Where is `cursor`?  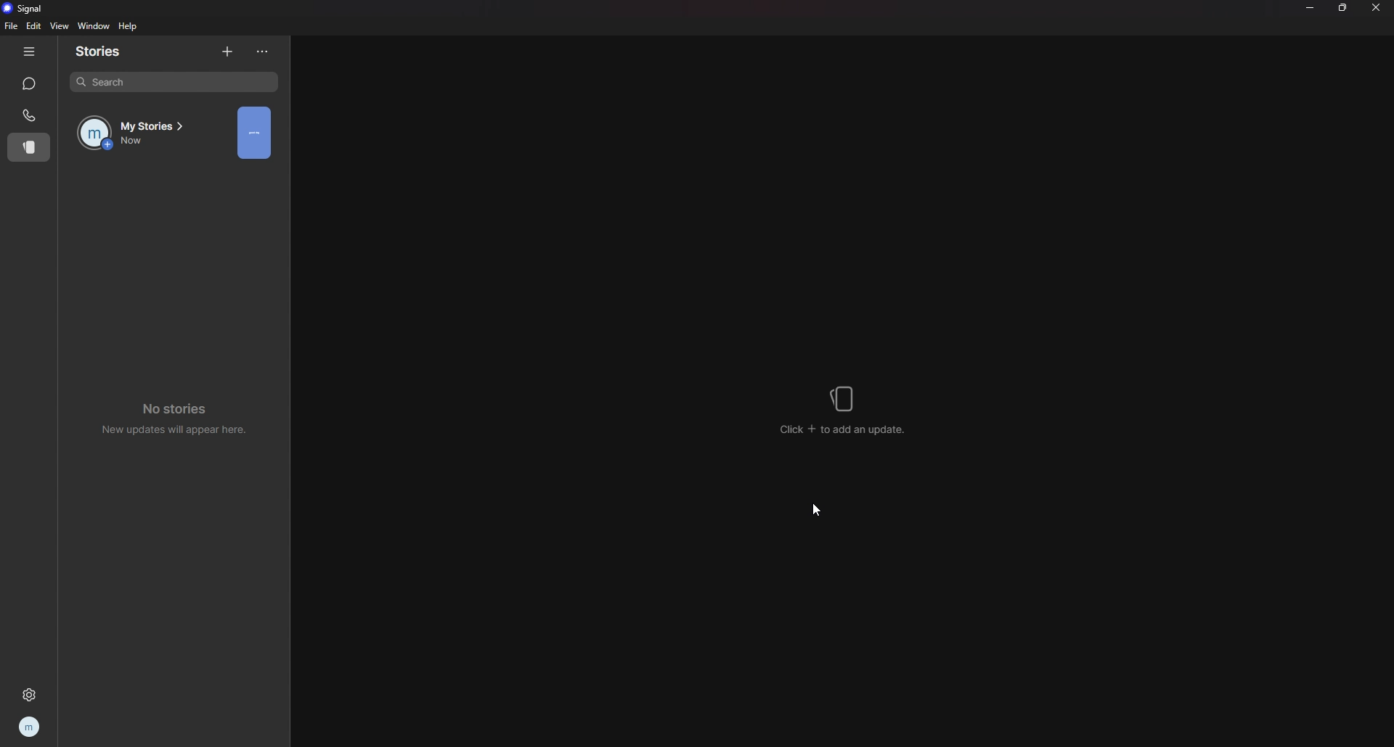
cursor is located at coordinates (820, 509).